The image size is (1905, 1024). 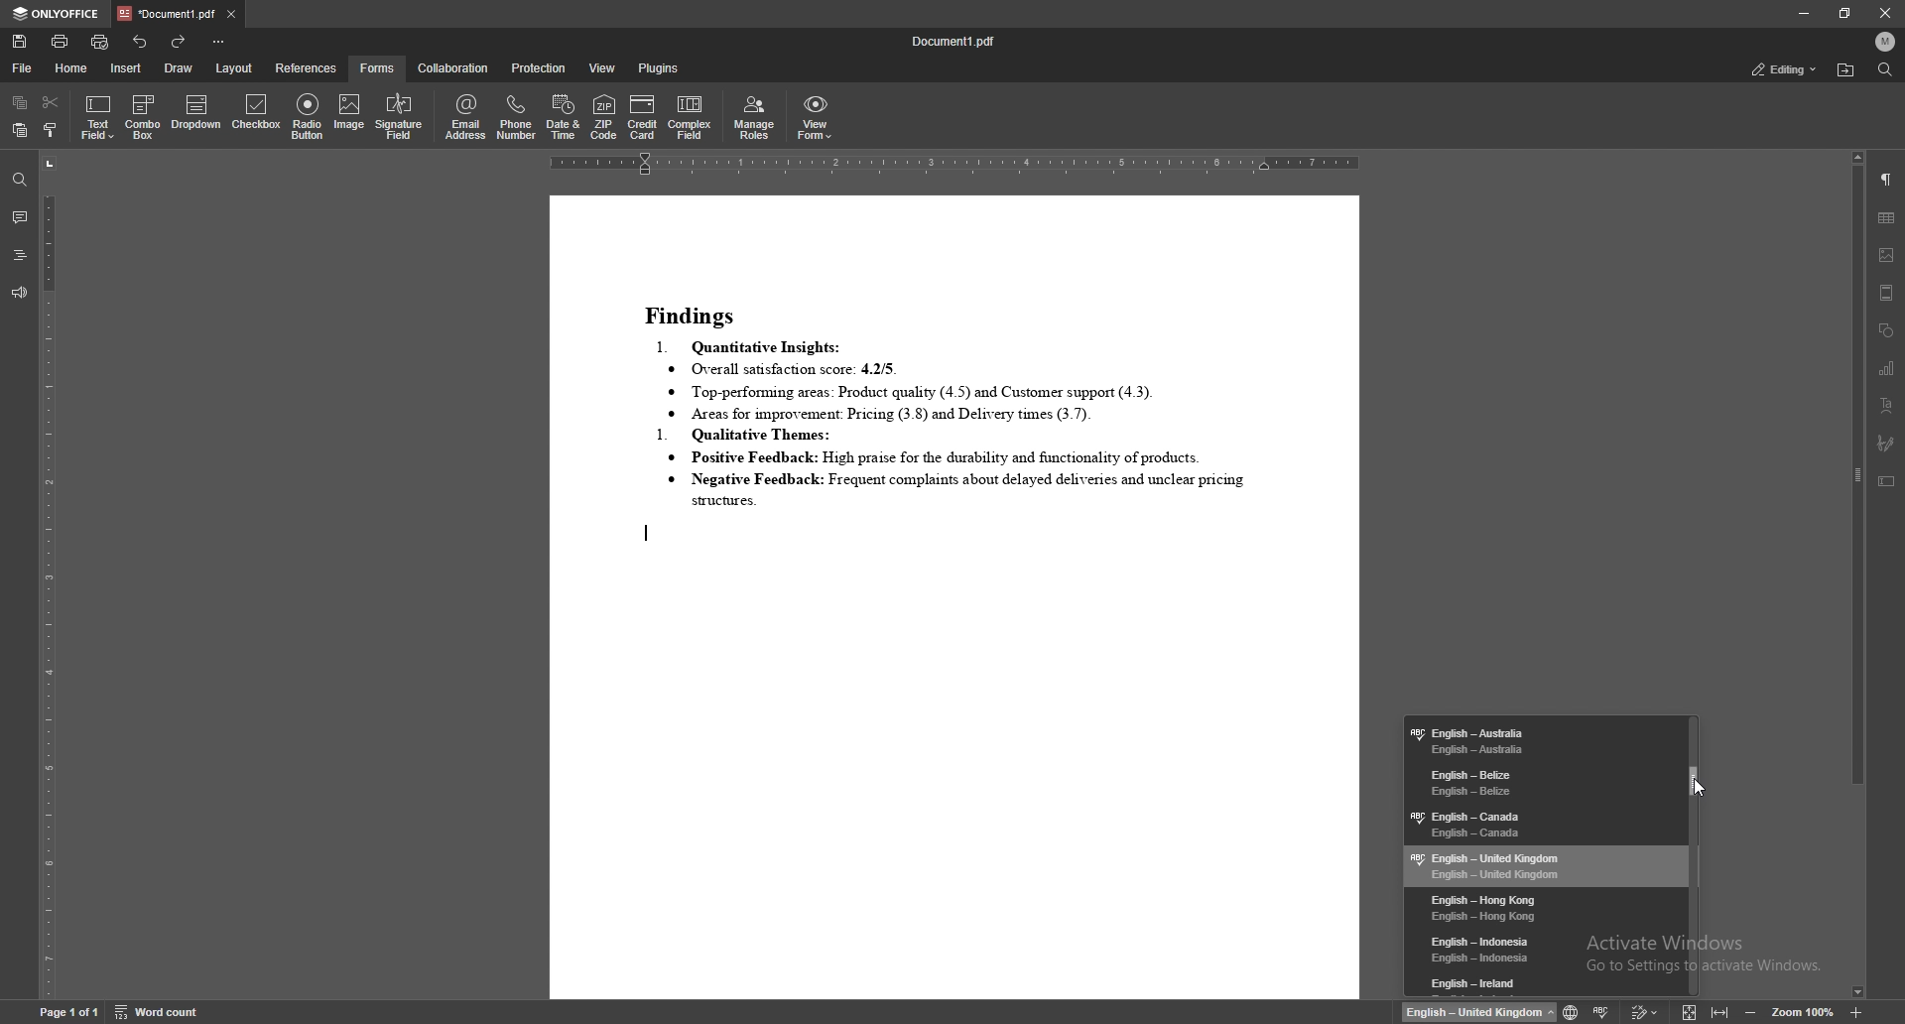 I want to click on language, so click(x=1538, y=782).